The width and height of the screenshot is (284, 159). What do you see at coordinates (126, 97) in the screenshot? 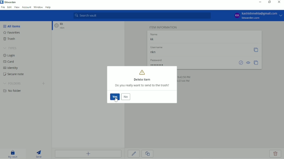
I see `No` at bounding box center [126, 97].